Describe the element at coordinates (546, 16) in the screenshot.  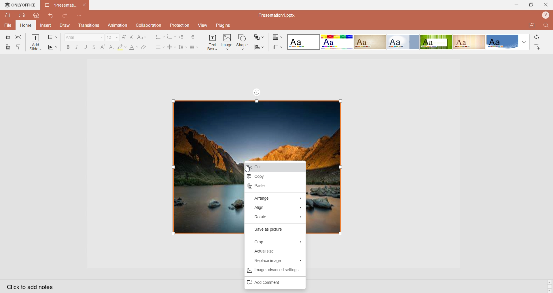
I see `User` at that location.